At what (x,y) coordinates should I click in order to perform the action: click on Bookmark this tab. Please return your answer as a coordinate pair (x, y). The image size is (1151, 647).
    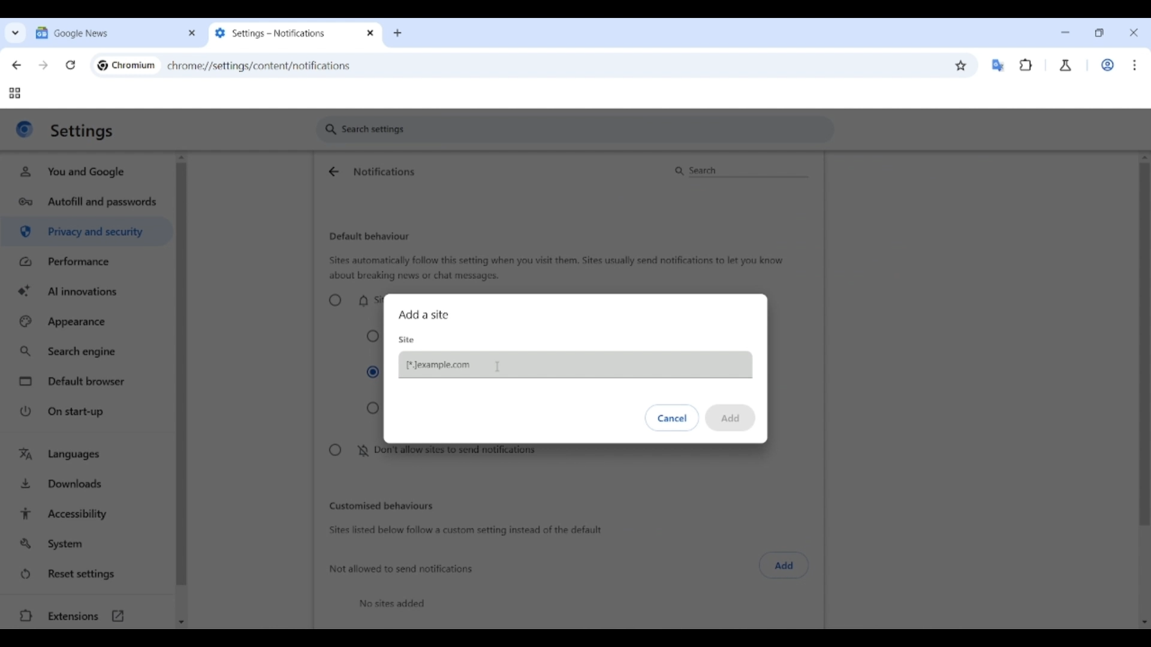
    Looking at the image, I should click on (961, 66).